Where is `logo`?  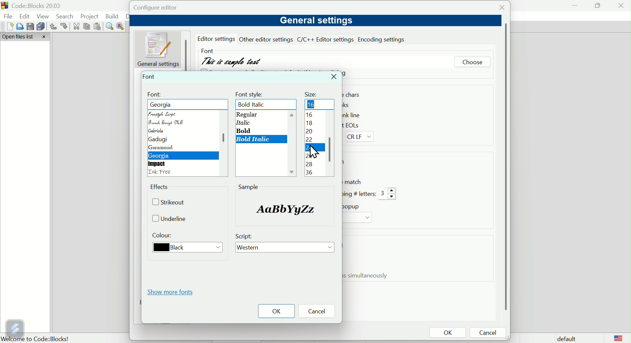 logo is located at coordinates (618, 338).